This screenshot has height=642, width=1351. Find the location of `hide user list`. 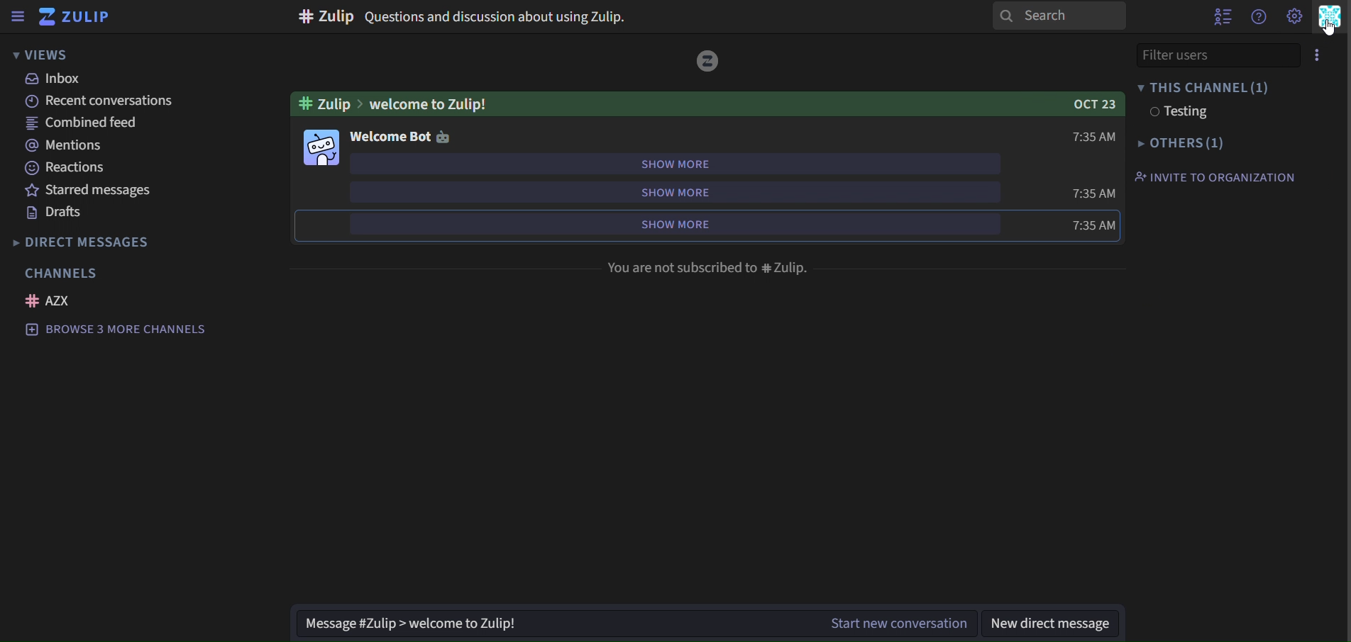

hide user list is located at coordinates (1218, 17).